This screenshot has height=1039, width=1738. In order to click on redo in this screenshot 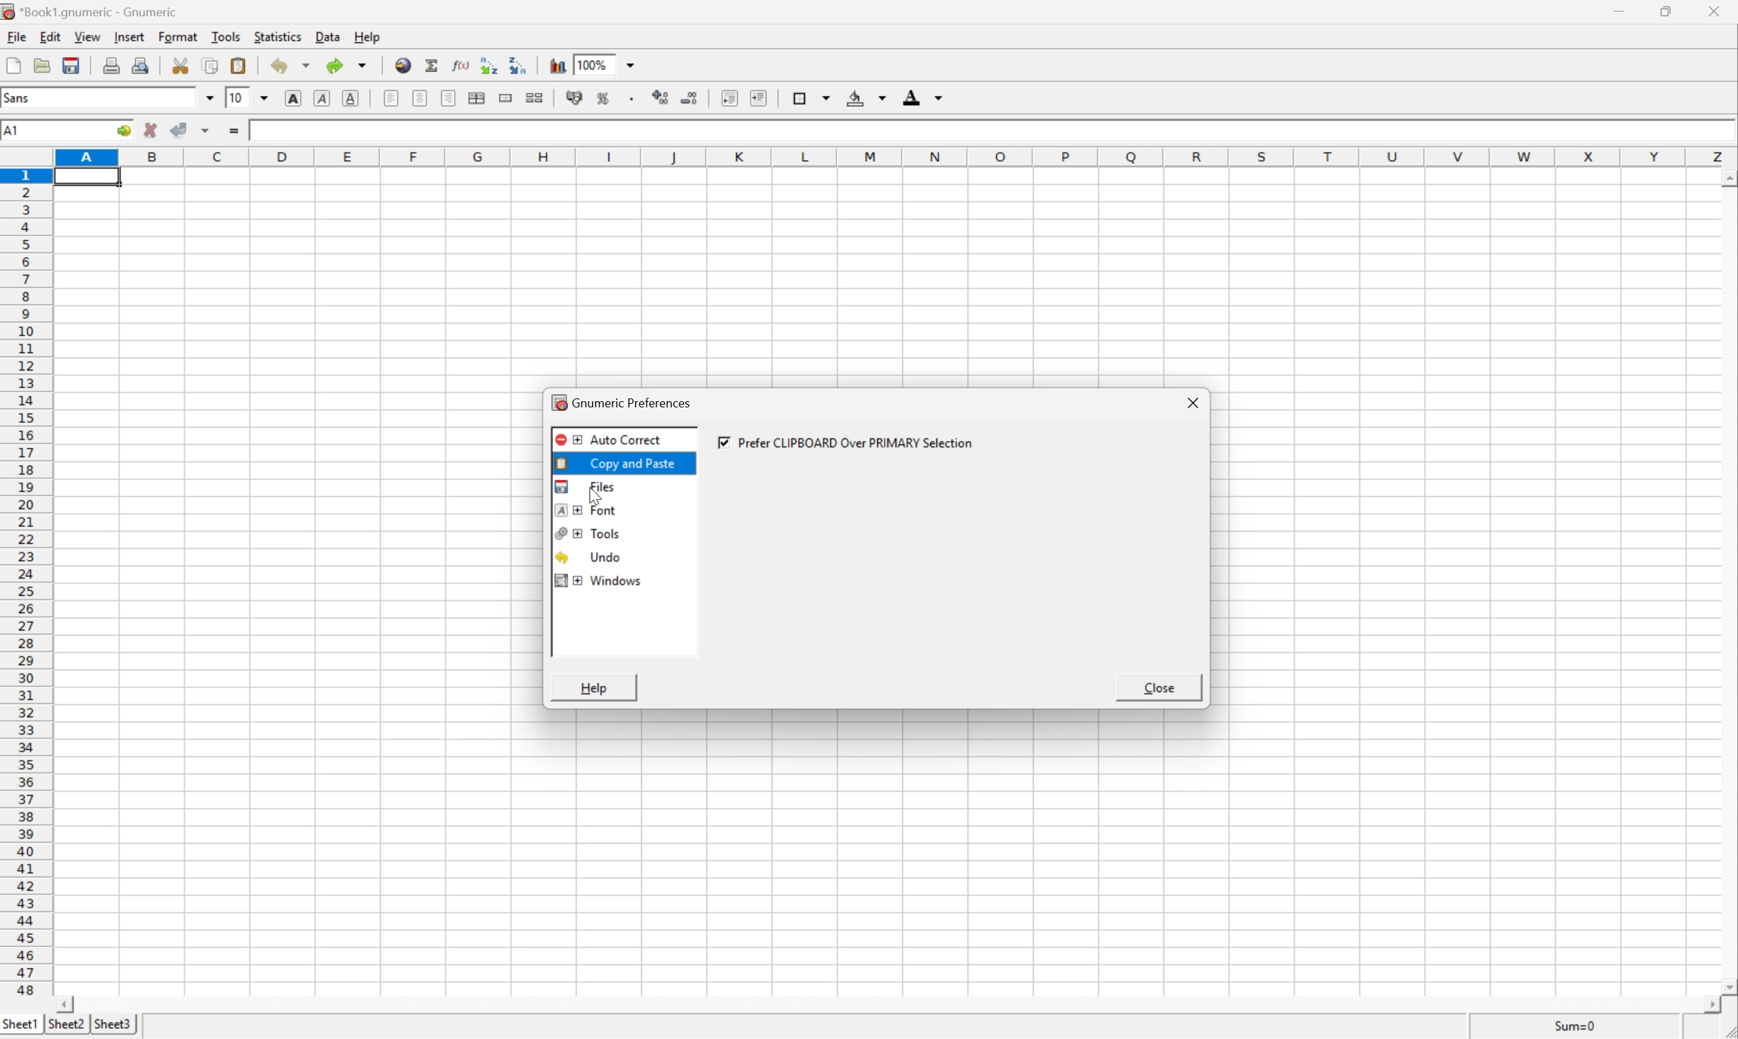, I will do `click(349, 66)`.